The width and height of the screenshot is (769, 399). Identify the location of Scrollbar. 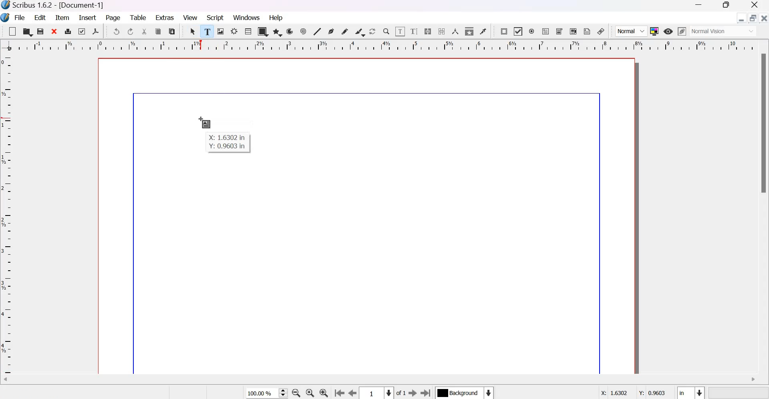
(764, 124).